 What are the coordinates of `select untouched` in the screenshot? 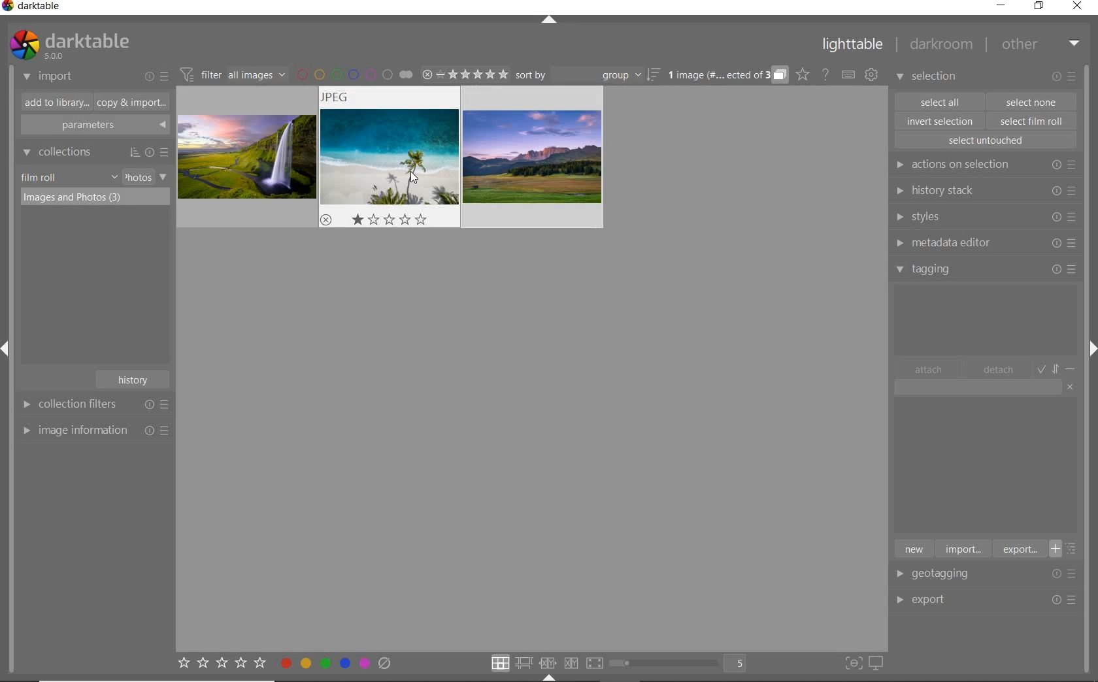 It's located at (985, 140).